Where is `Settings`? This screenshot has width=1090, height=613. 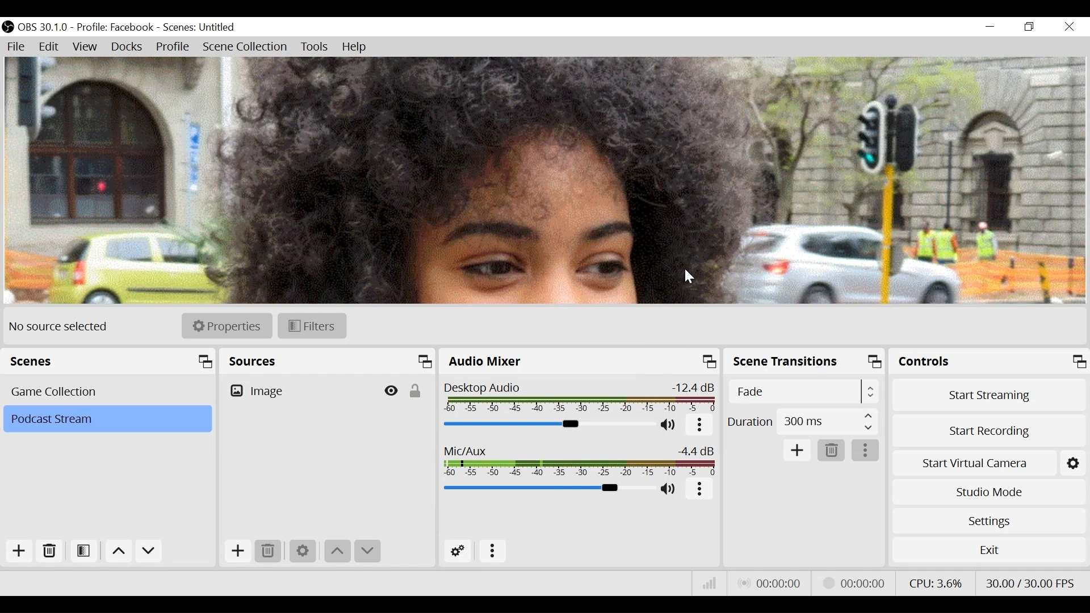 Settings is located at coordinates (304, 553).